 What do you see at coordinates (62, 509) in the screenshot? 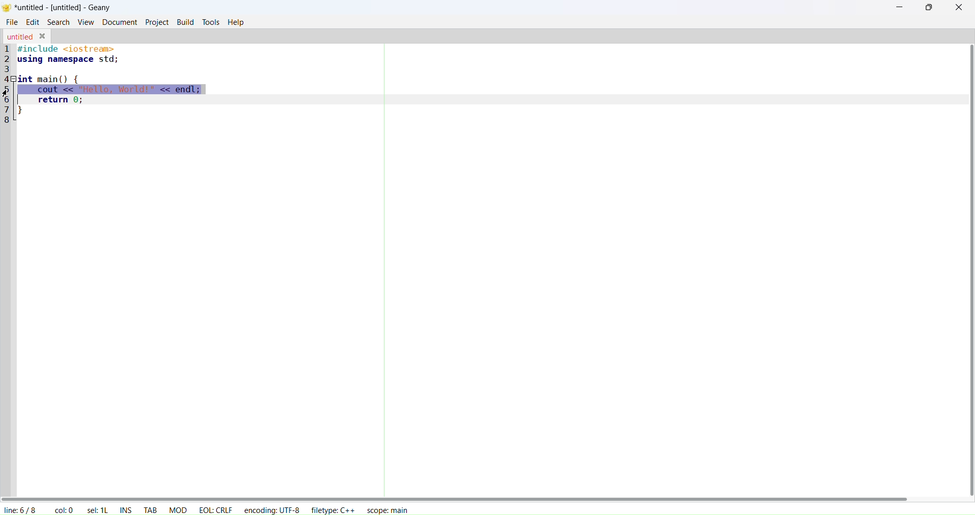
I see `col: 0` at bounding box center [62, 509].